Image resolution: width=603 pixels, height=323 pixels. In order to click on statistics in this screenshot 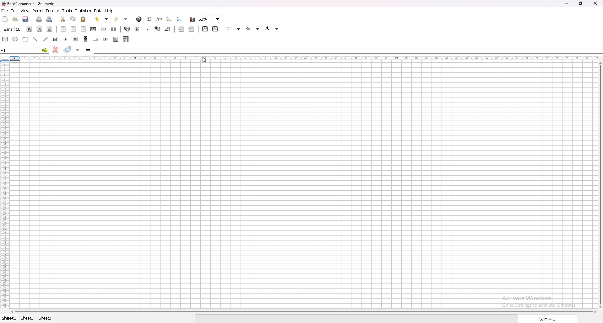, I will do `click(83, 11)`.